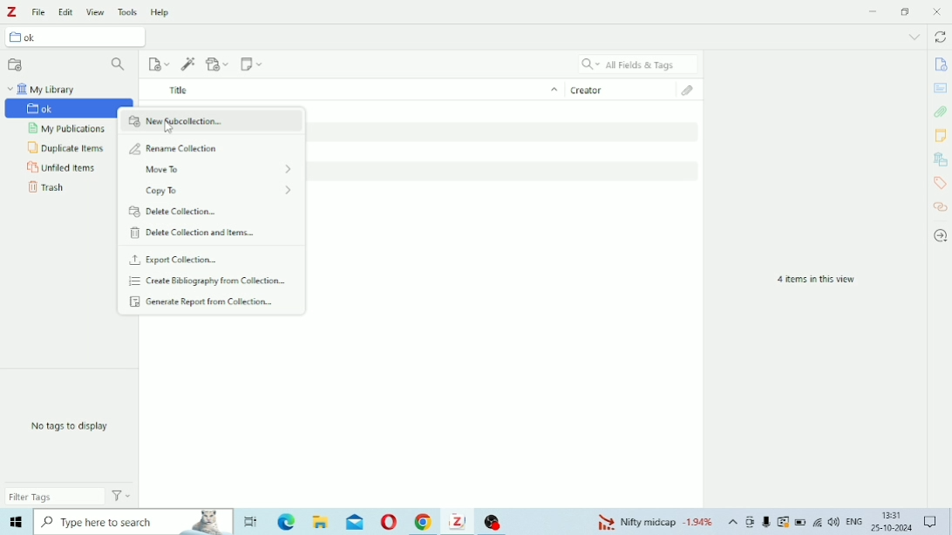 This screenshot has width=952, height=535. I want to click on Trash, so click(48, 187).